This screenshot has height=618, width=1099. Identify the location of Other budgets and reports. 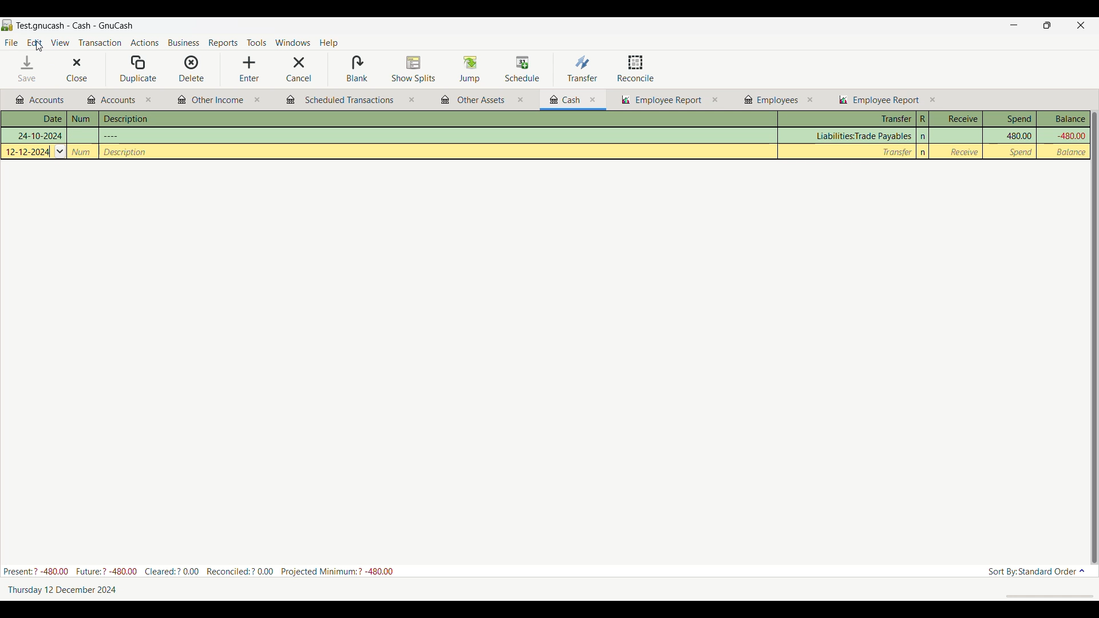
(39, 100).